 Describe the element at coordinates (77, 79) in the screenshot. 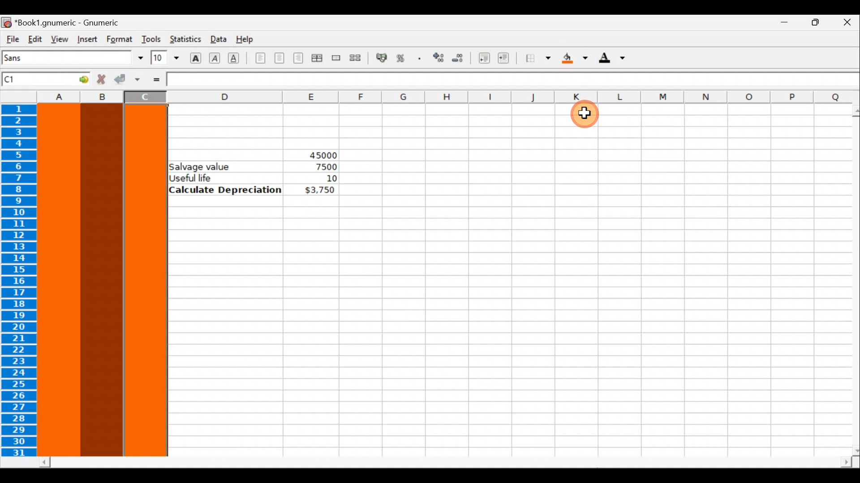

I see `Go to` at that location.